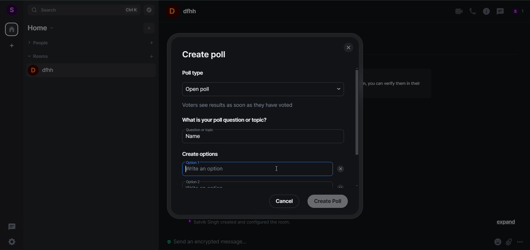  What do you see at coordinates (470, 11) in the screenshot?
I see `call` at bounding box center [470, 11].